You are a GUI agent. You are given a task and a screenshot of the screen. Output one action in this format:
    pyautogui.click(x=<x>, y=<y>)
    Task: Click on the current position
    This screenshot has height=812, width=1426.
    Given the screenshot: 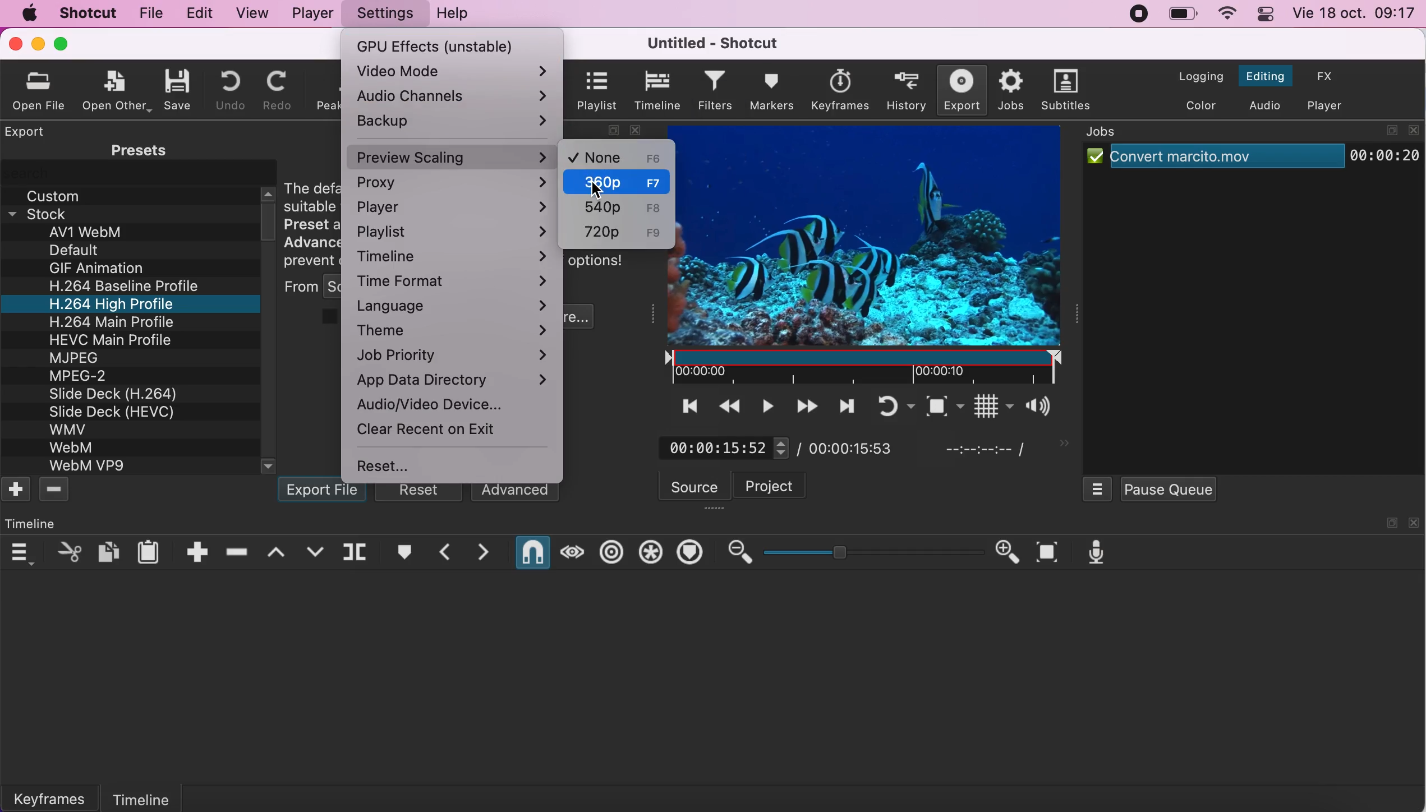 What is the action you would take?
    pyautogui.click(x=721, y=447)
    